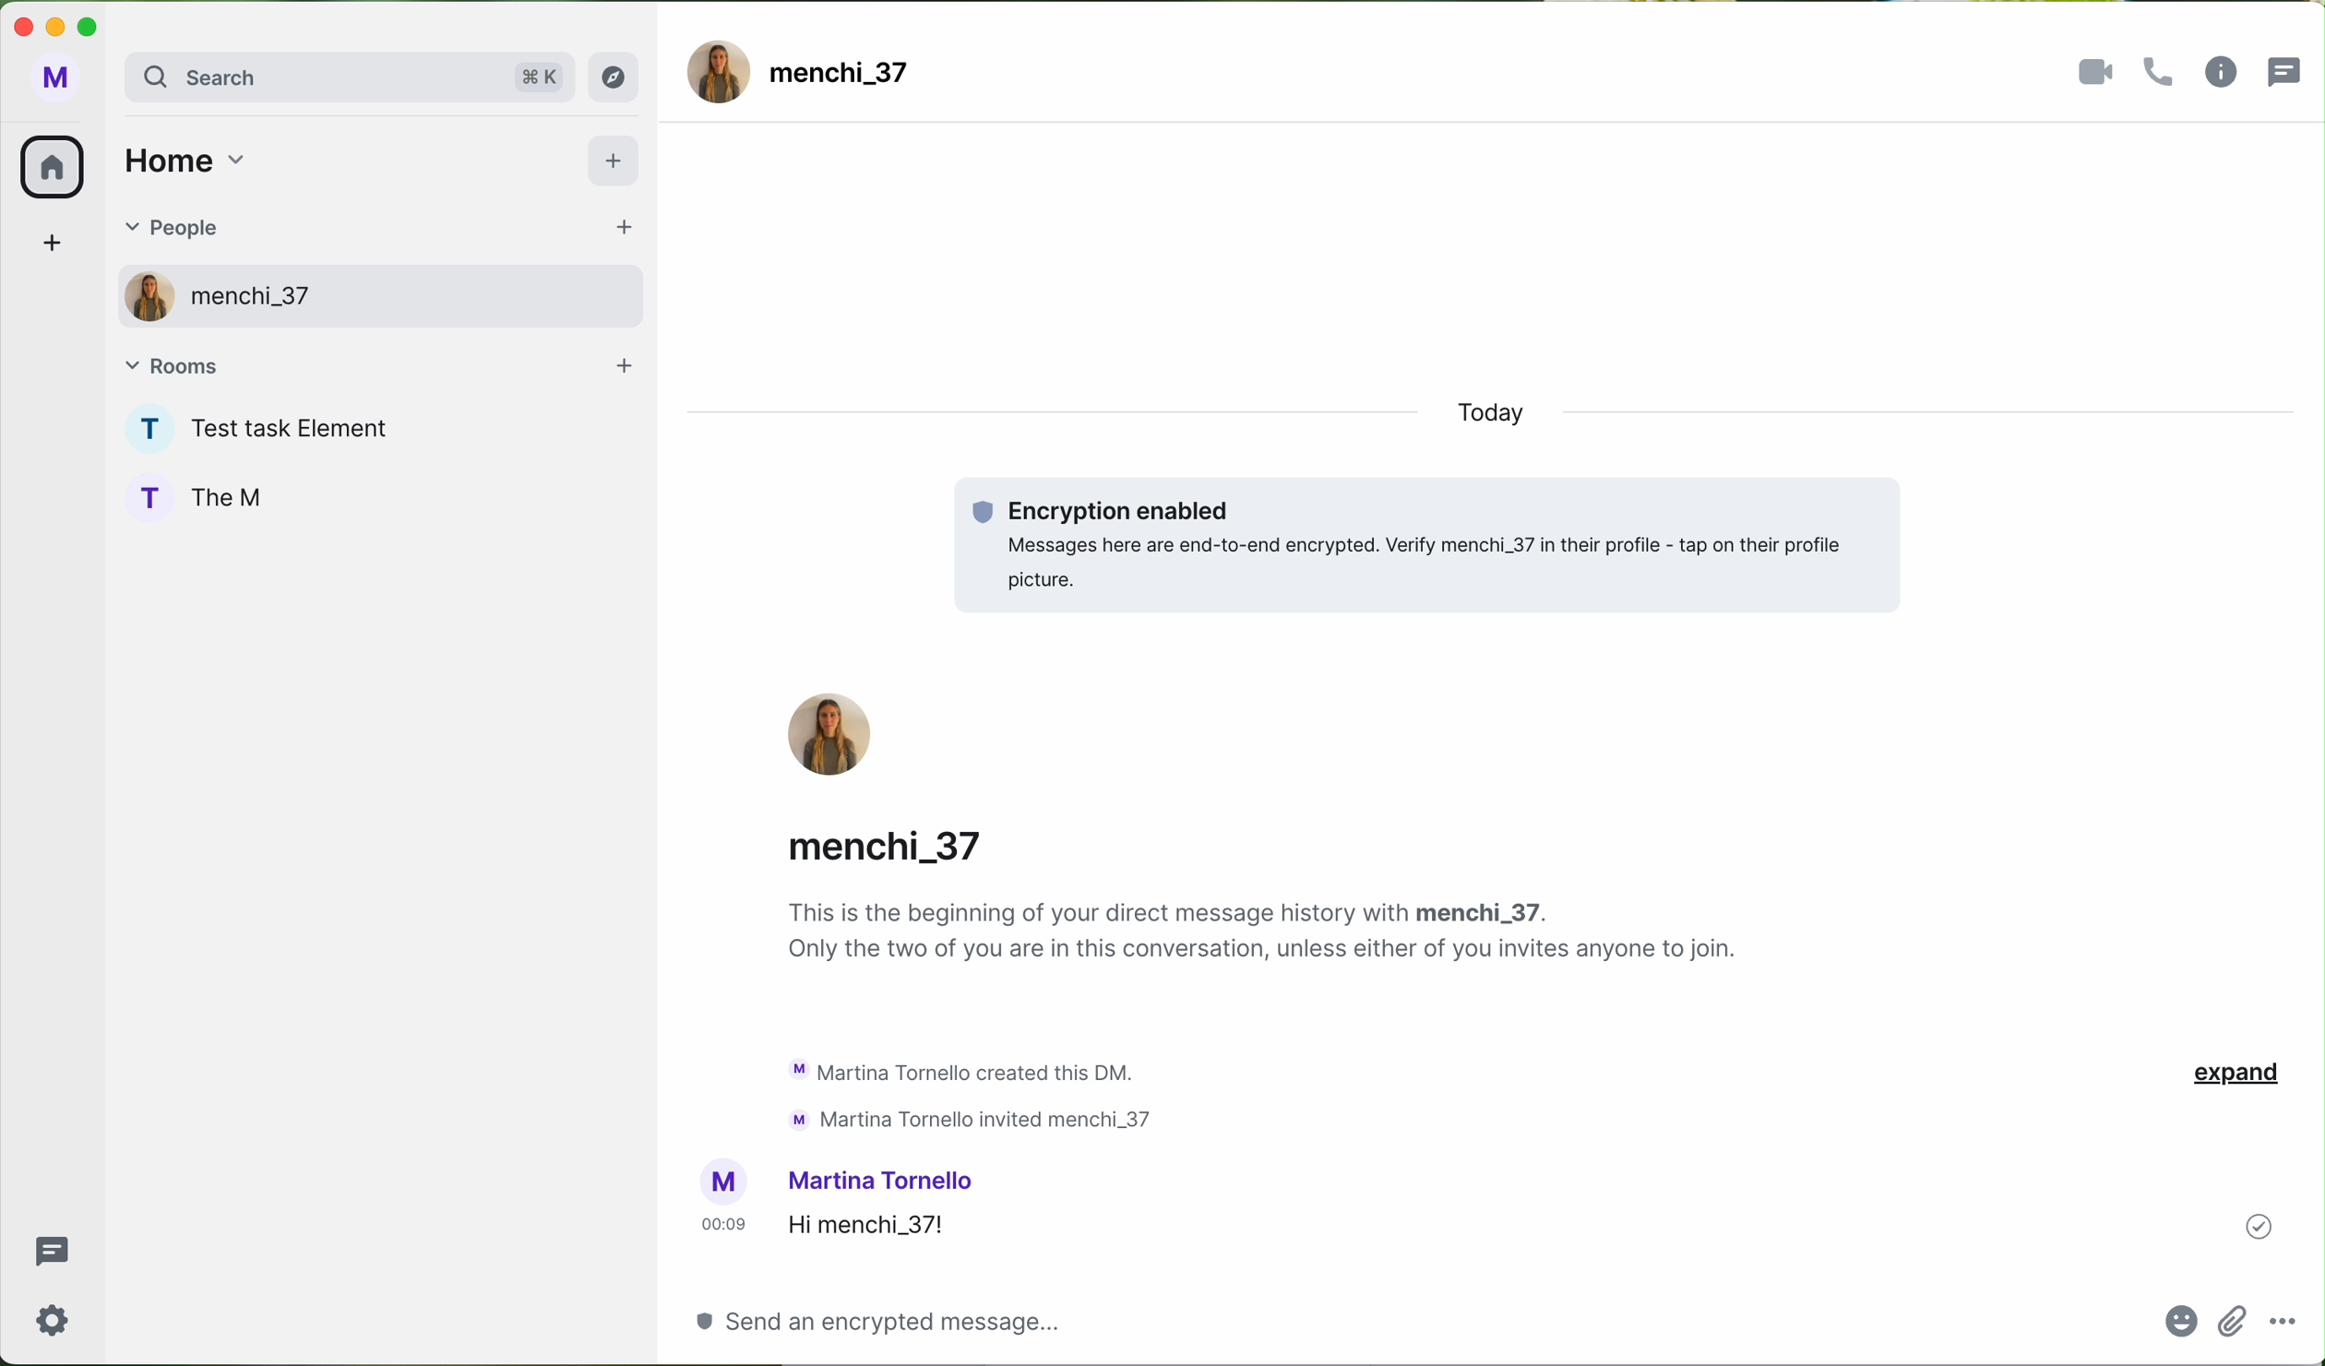 Image resolution: width=2325 pixels, height=1366 pixels. What do you see at coordinates (976, 1115) in the screenshot?
I see `text` at bounding box center [976, 1115].